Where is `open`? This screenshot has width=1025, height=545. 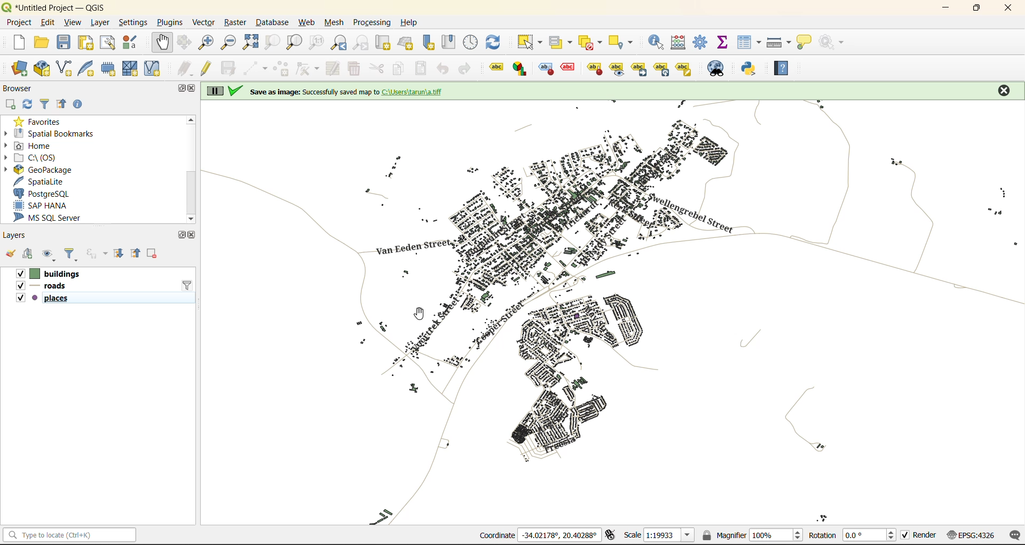
open is located at coordinates (41, 41).